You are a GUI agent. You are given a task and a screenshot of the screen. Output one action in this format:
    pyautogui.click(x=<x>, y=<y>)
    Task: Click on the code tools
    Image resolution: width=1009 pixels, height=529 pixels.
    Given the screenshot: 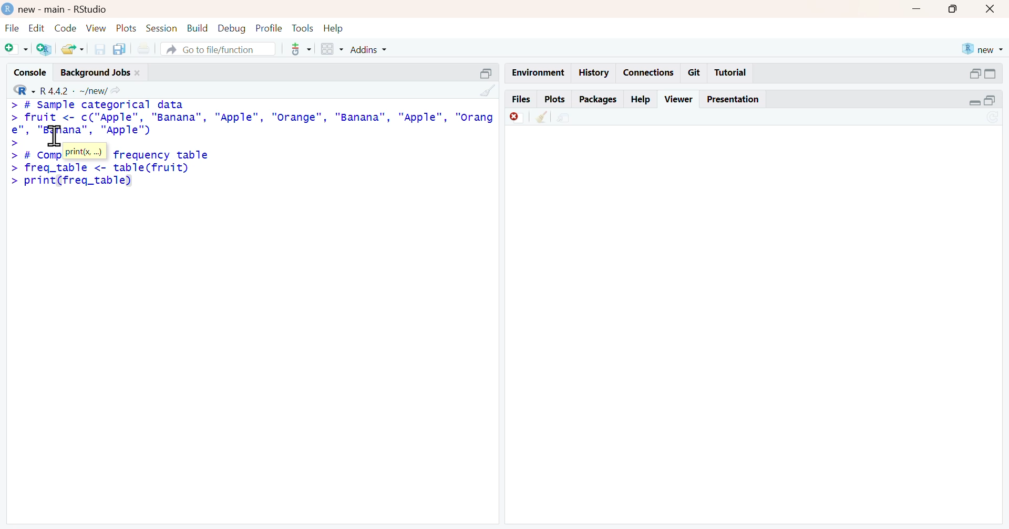 What is the action you would take?
    pyautogui.click(x=301, y=49)
    